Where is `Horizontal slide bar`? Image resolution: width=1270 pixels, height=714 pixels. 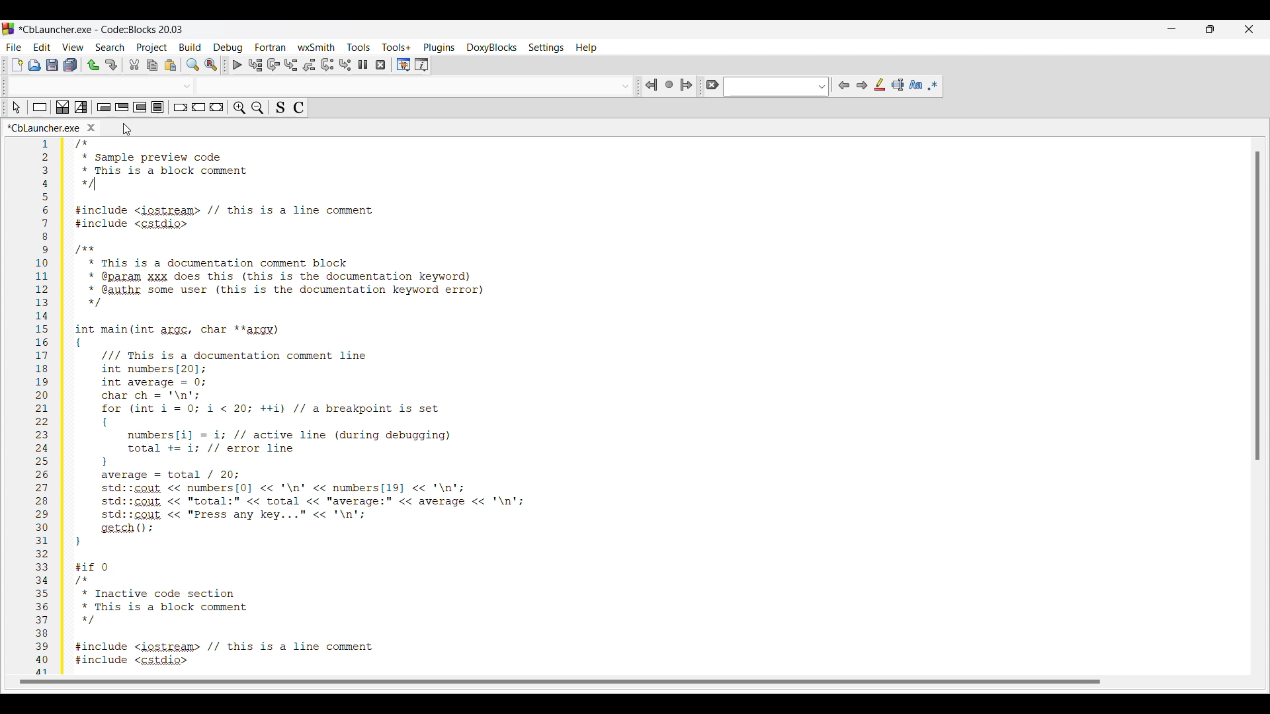 Horizontal slide bar is located at coordinates (562, 680).